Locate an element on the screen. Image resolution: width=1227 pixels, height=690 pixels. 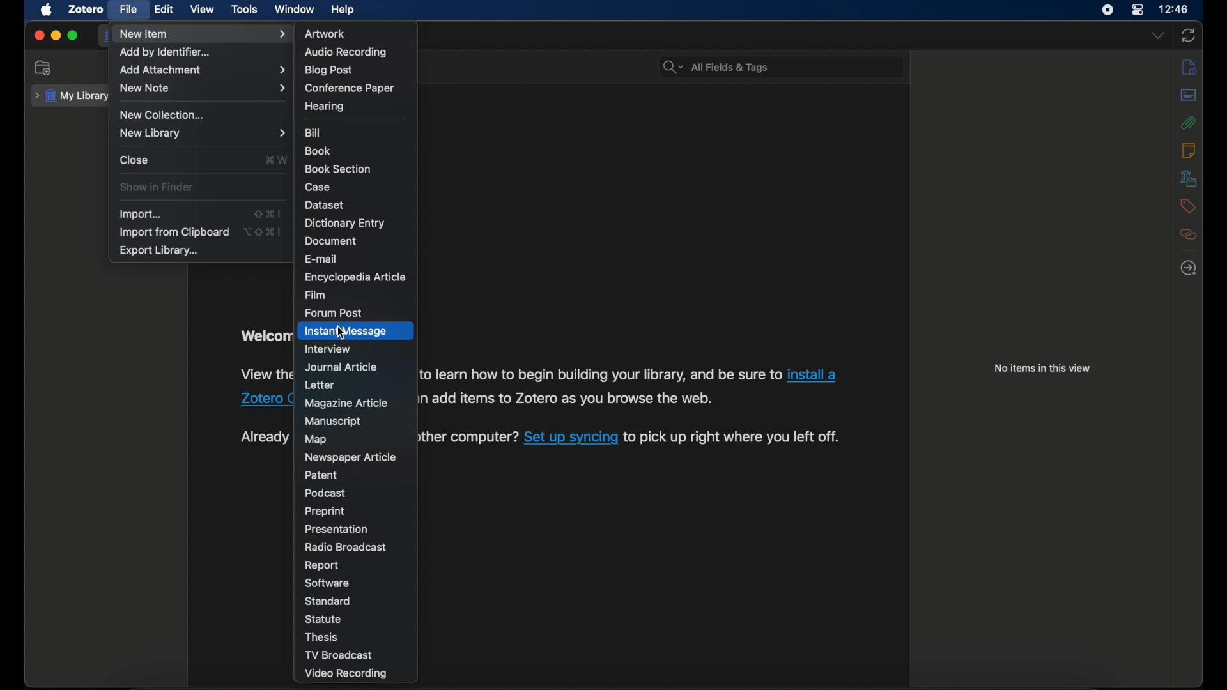
encyclopedia article is located at coordinates (354, 277).